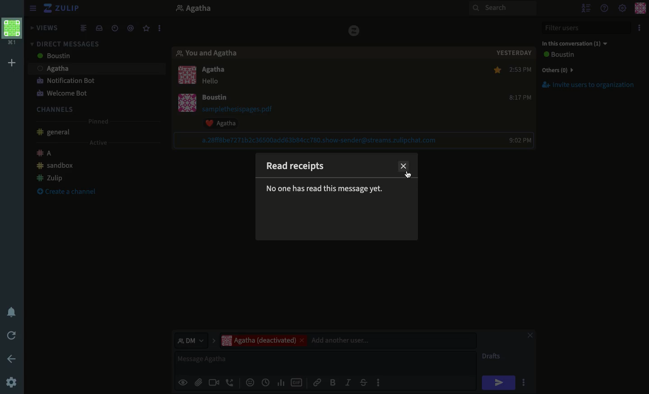 The image size is (649, 394). What do you see at coordinates (281, 383) in the screenshot?
I see `Chart` at bounding box center [281, 383].